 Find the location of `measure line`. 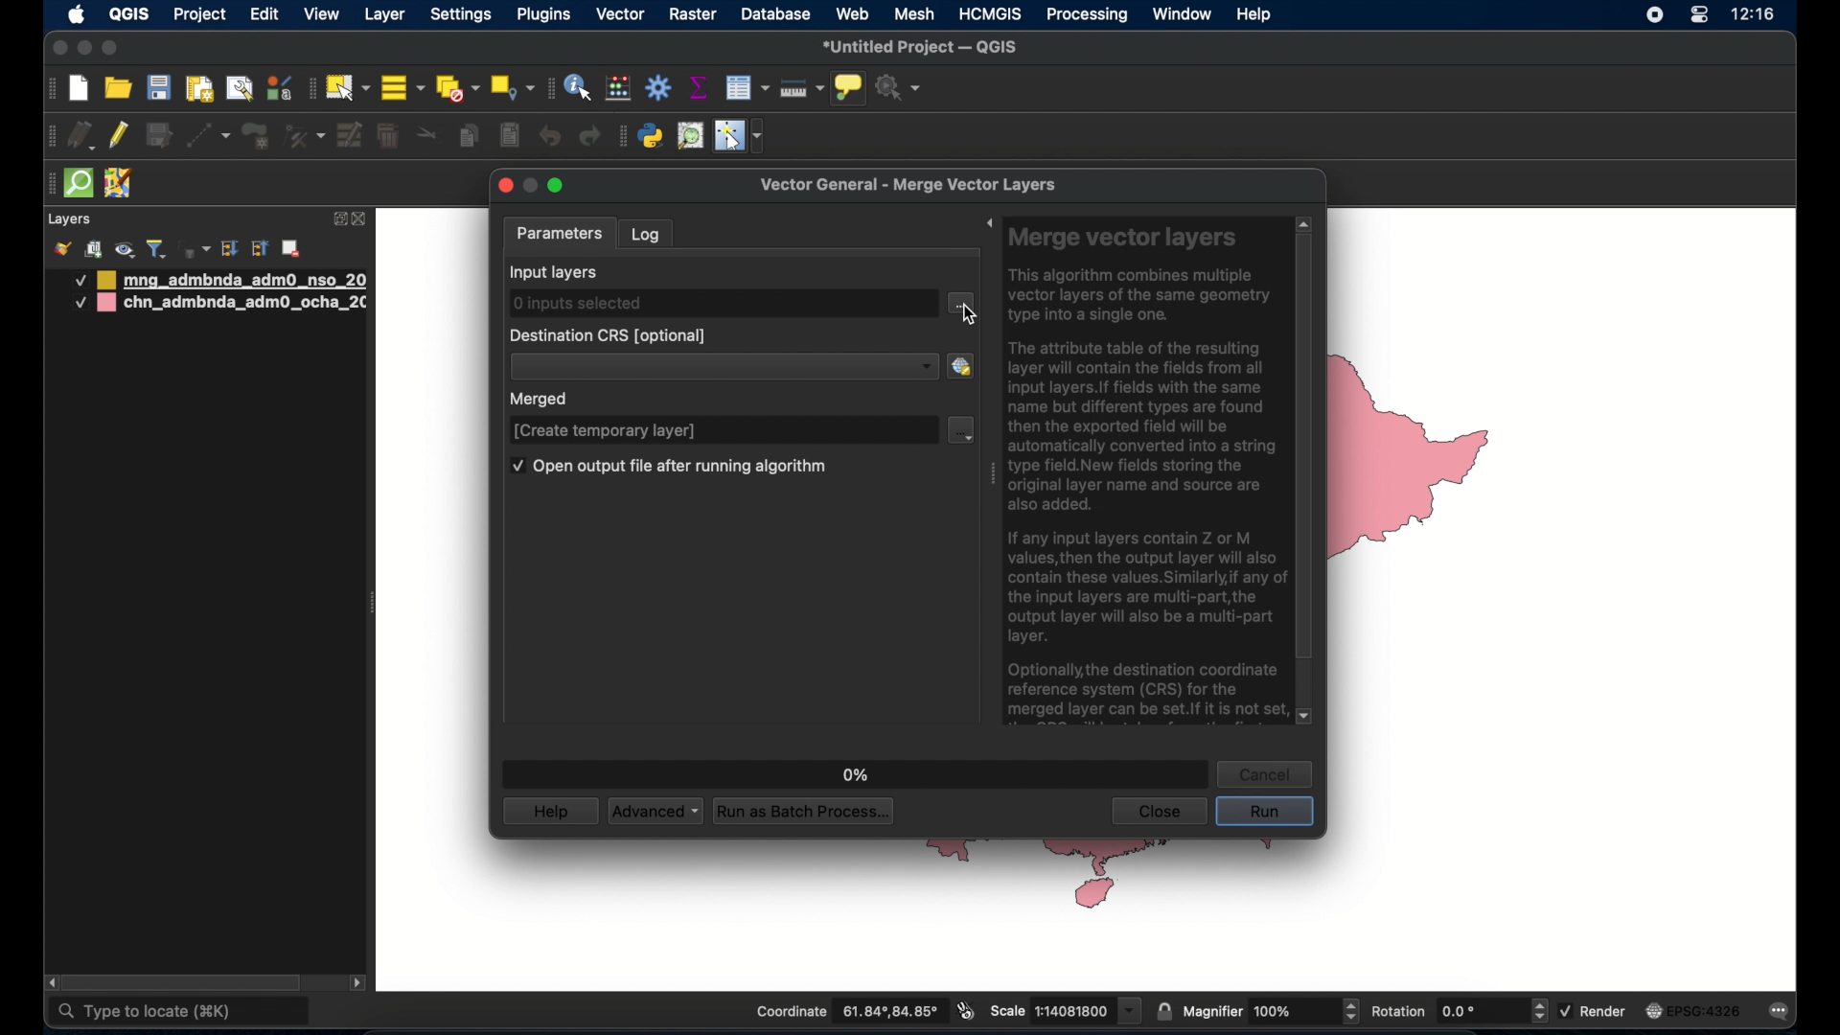

measure line is located at coordinates (801, 89).